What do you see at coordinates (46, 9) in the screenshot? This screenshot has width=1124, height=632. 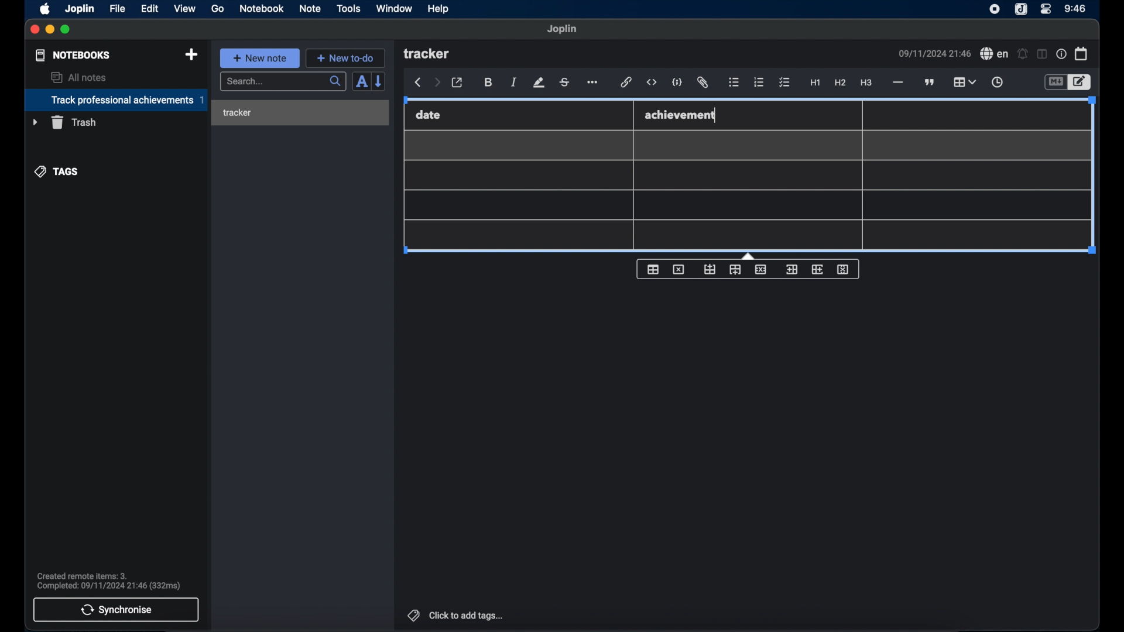 I see `apple icon` at bounding box center [46, 9].